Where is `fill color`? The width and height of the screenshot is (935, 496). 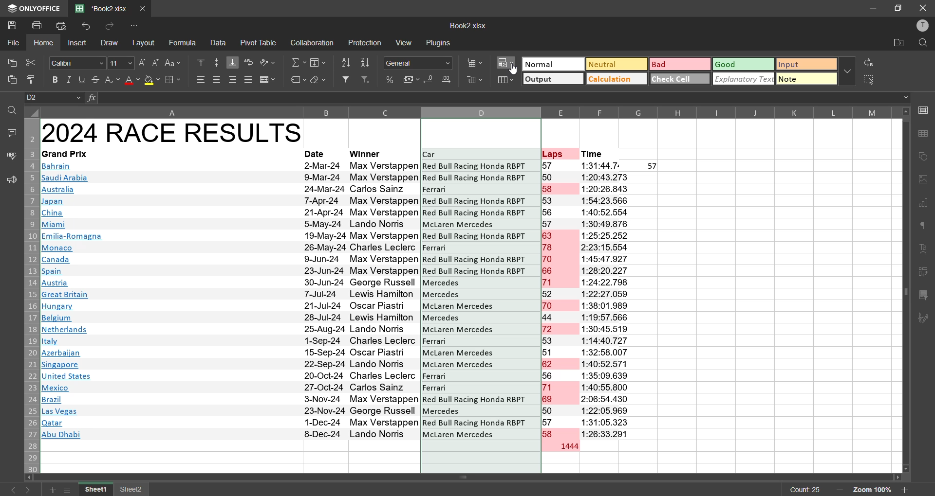 fill color is located at coordinates (152, 81).